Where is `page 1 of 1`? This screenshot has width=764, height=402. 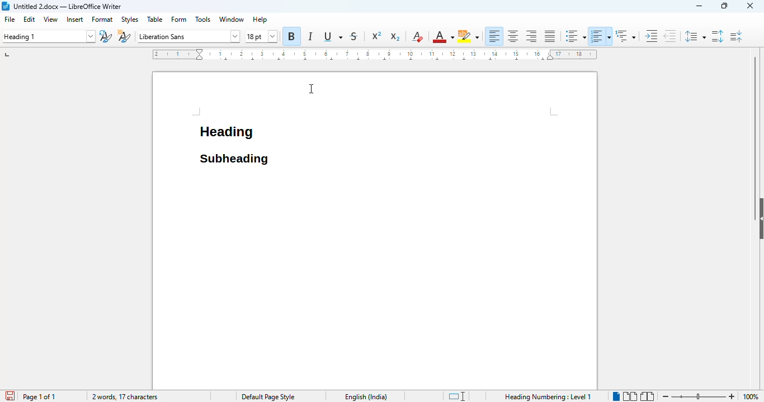 page 1 of 1 is located at coordinates (39, 396).